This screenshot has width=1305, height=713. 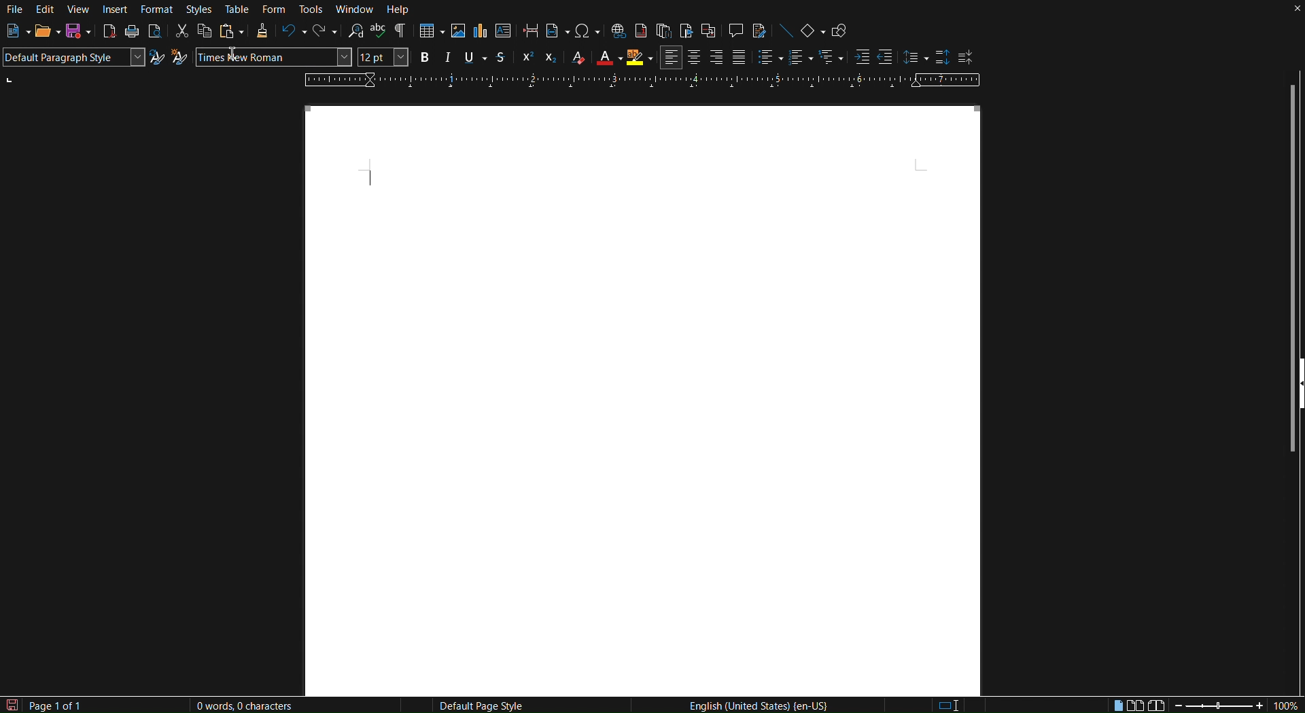 What do you see at coordinates (448, 57) in the screenshot?
I see `Italics` at bounding box center [448, 57].